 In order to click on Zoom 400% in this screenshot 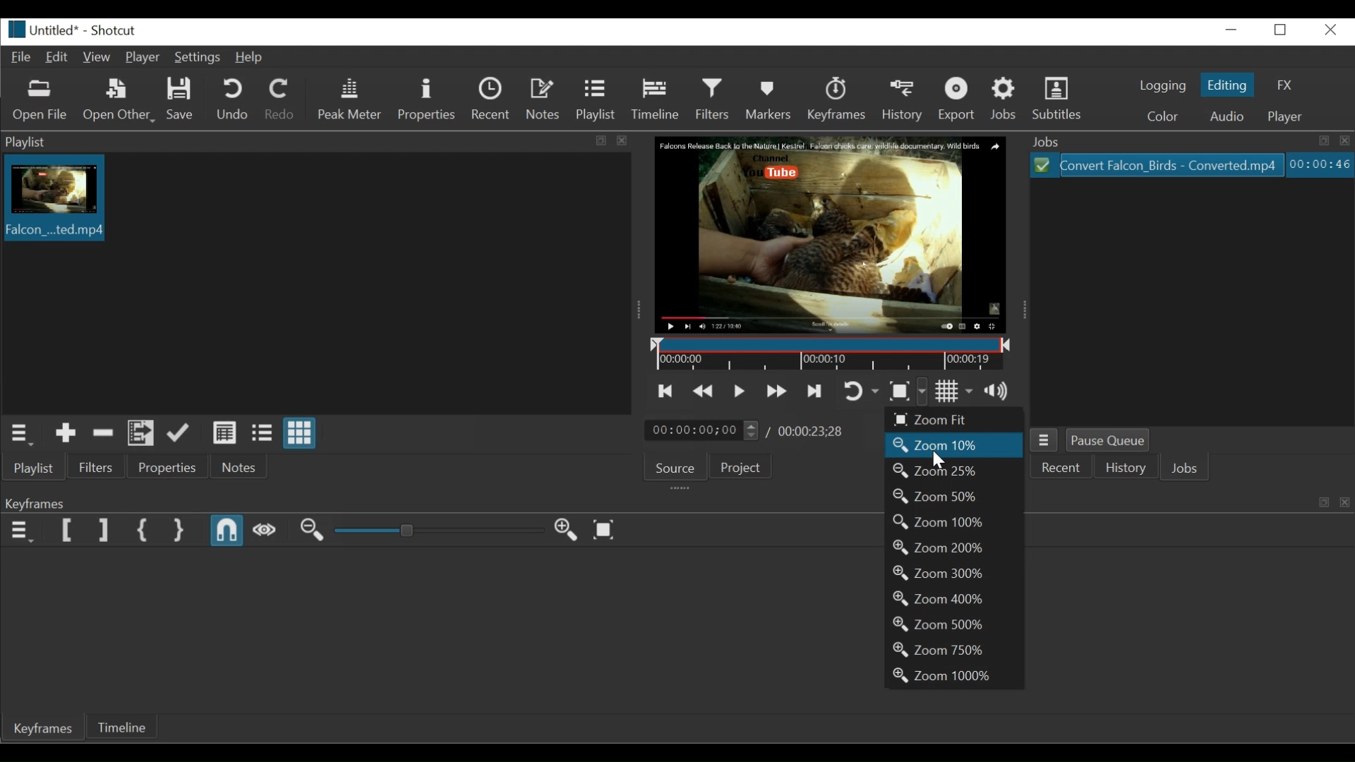, I will do `click(953, 599)`.